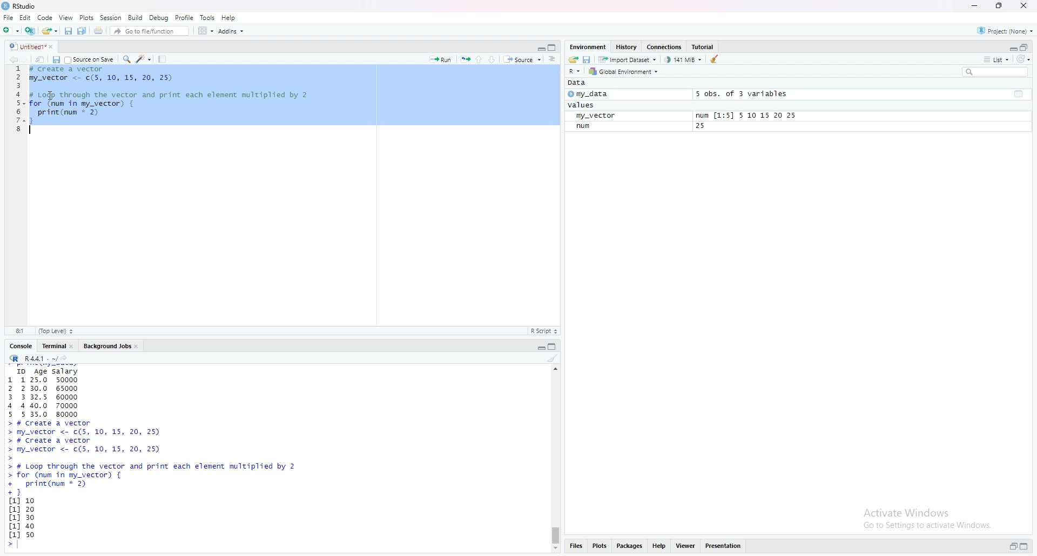  Describe the element at coordinates (554, 48) in the screenshot. I see `collapse` at that location.